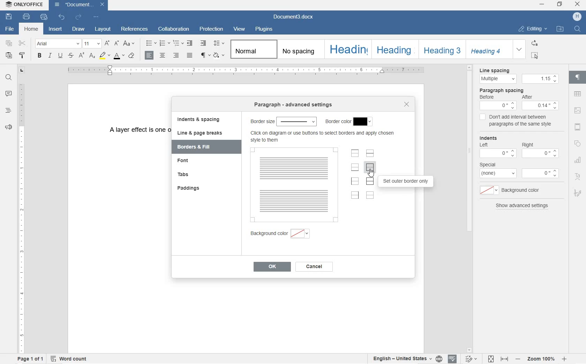 The image size is (586, 364). What do you see at coordinates (105, 56) in the screenshot?
I see `HIGHLIGHT COLOR` at bounding box center [105, 56].